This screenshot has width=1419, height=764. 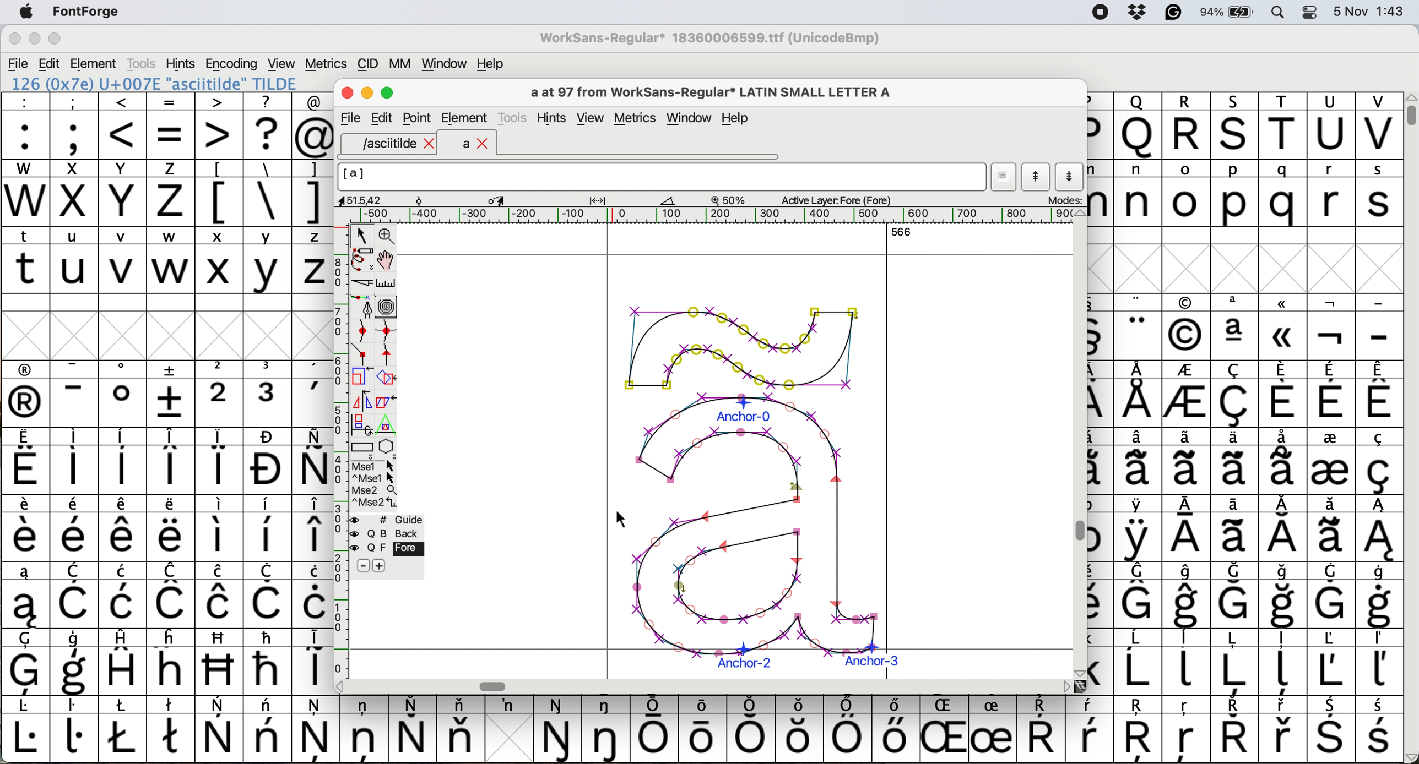 What do you see at coordinates (219, 260) in the screenshot?
I see `x` at bounding box center [219, 260].